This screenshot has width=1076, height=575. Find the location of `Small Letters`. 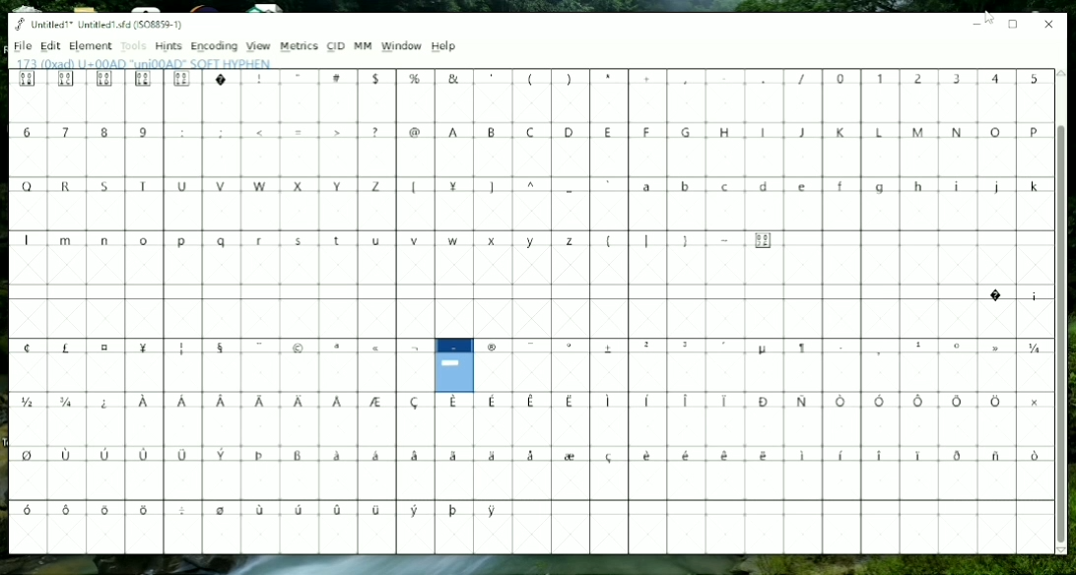

Small Letters is located at coordinates (300, 243).